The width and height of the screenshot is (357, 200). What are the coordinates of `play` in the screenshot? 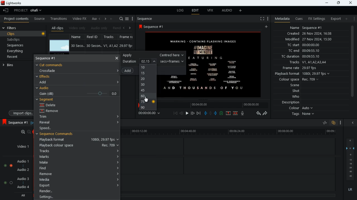 It's located at (187, 114).